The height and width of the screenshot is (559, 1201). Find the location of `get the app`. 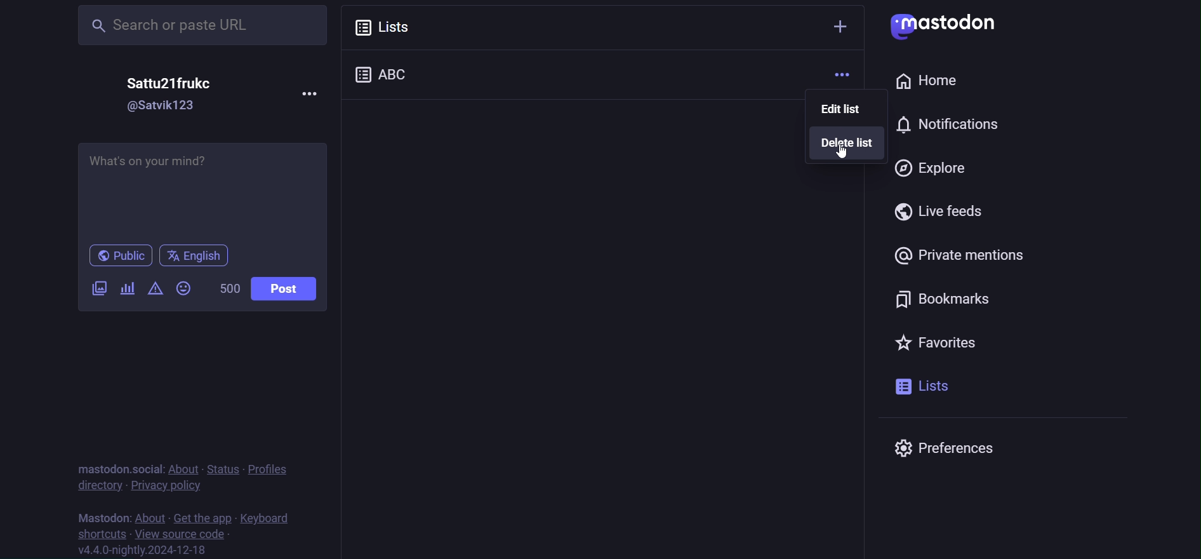

get the app is located at coordinates (202, 515).